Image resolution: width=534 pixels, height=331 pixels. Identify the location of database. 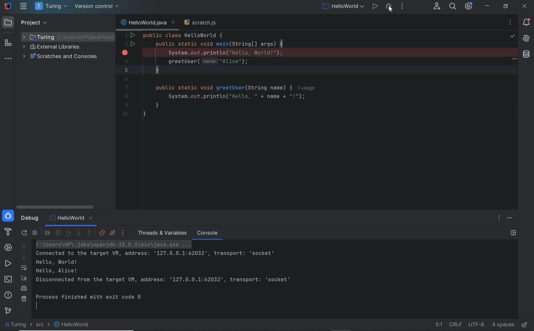
(526, 55).